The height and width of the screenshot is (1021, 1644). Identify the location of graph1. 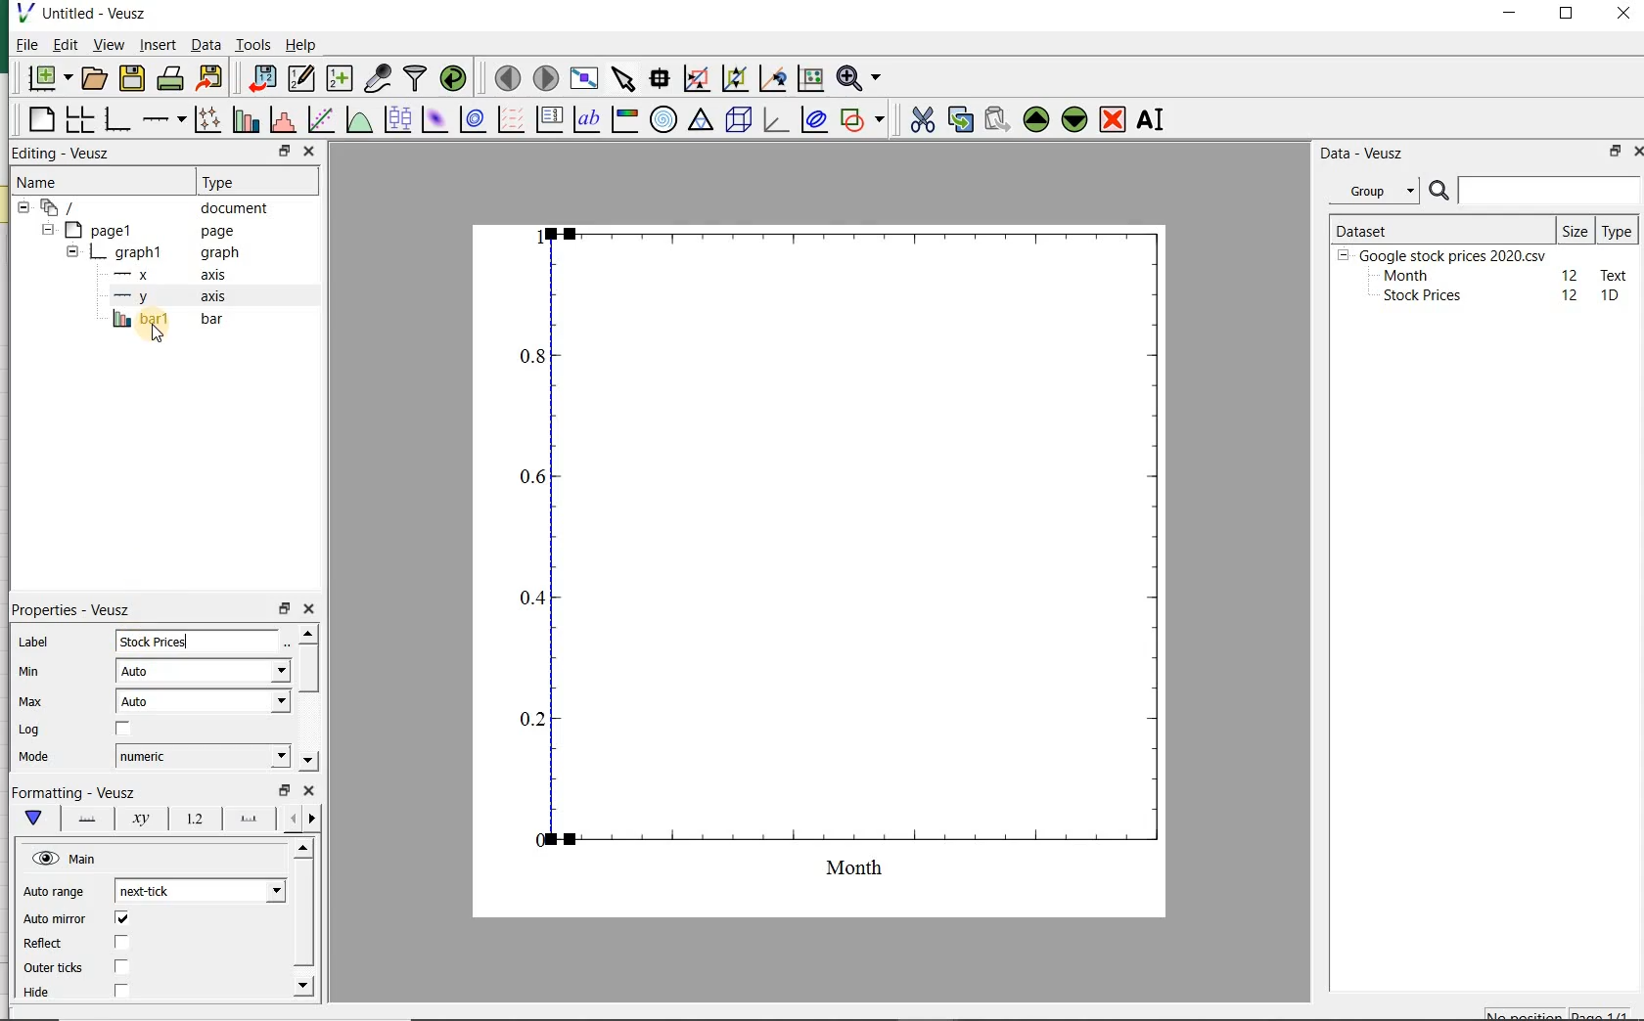
(150, 254).